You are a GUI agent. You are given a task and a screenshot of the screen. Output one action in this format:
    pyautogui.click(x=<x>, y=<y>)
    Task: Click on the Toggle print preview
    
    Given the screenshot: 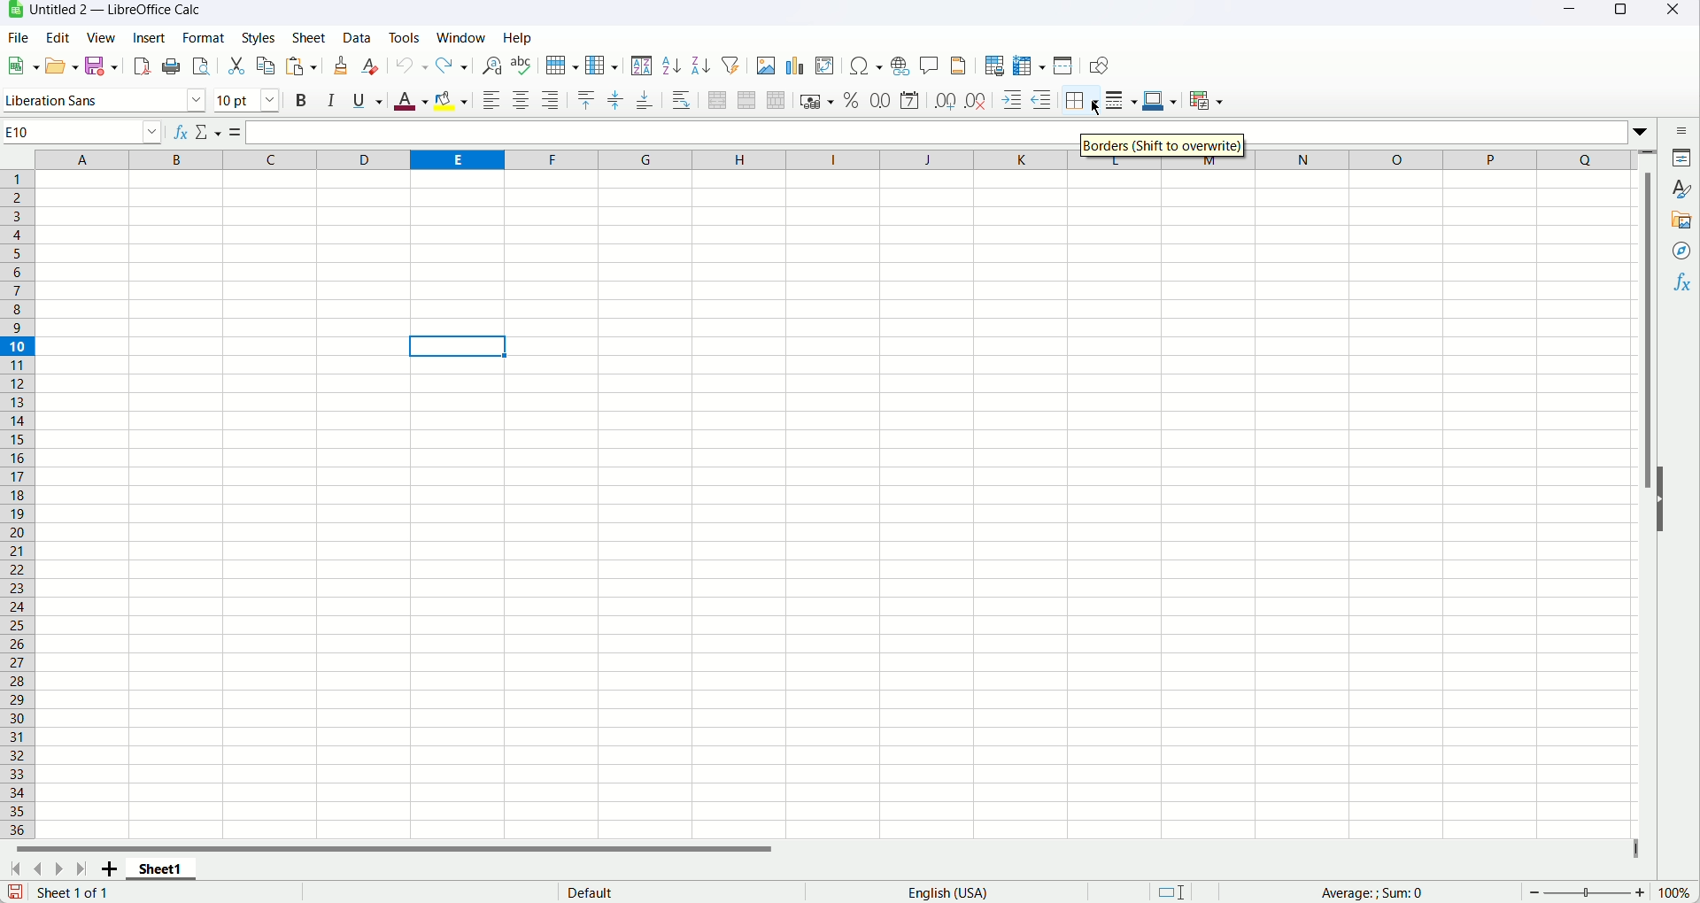 What is the action you would take?
    pyautogui.click(x=201, y=66)
    